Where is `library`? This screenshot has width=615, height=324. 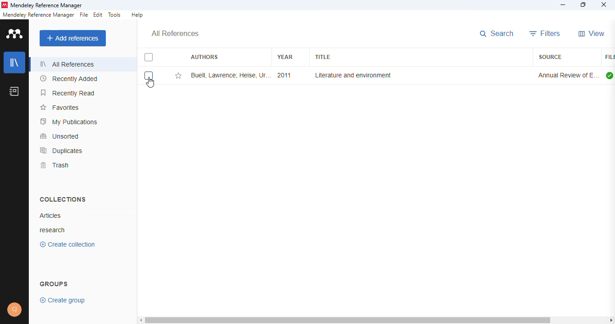 library is located at coordinates (14, 63).